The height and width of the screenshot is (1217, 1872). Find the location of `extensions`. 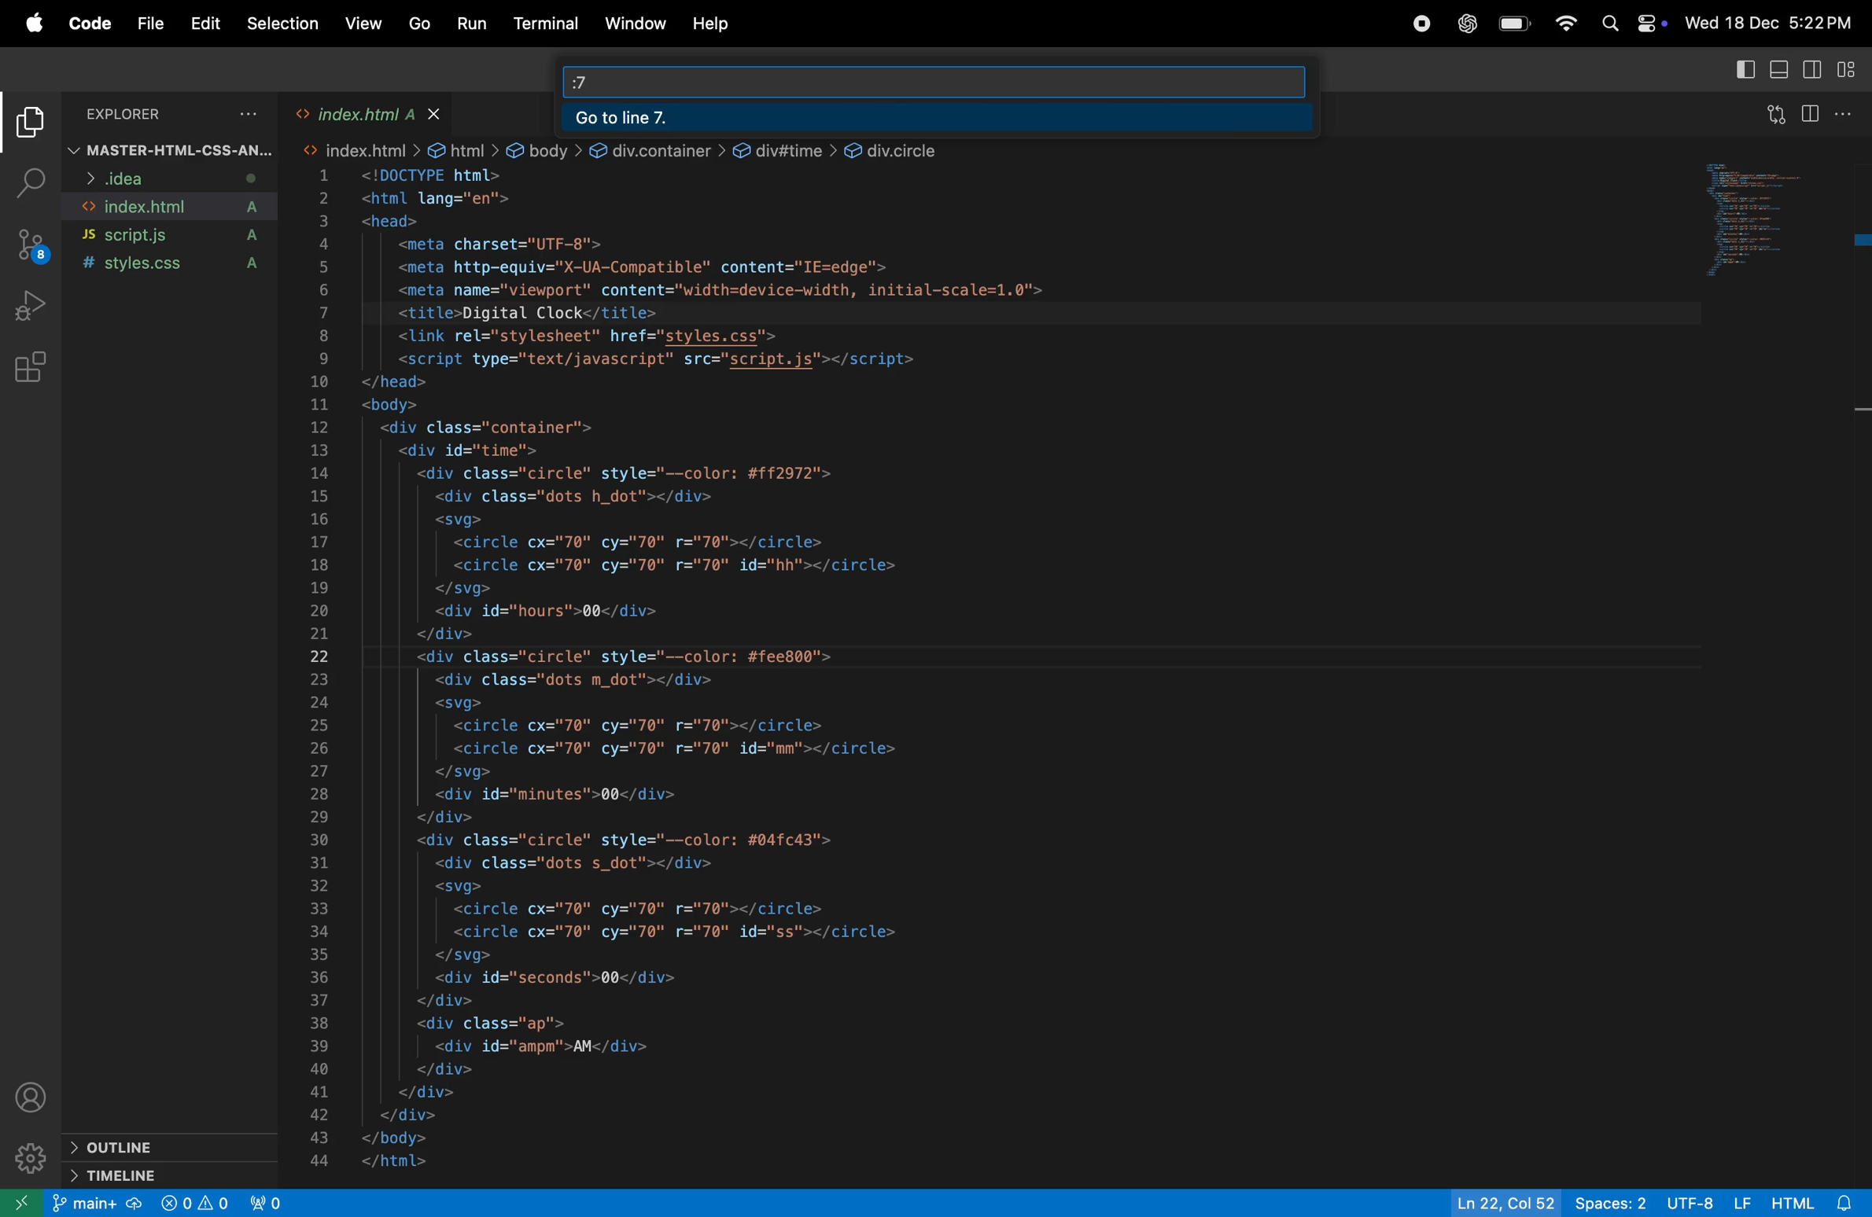

extensions is located at coordinates (31, 368).